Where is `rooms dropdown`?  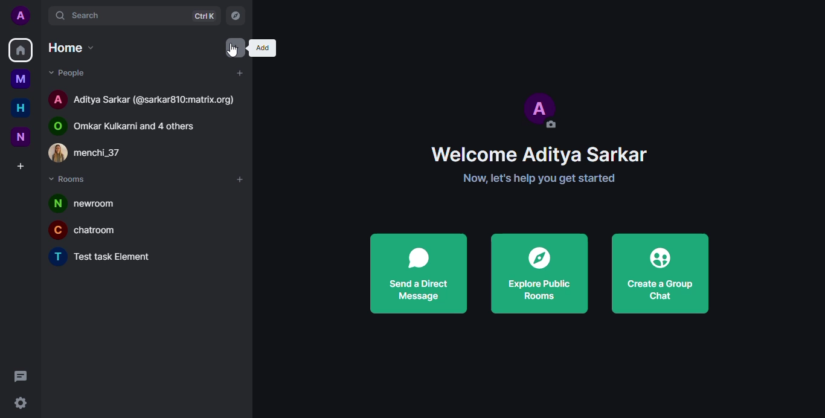 rooms dropdown is located at coordinates (73, 181).